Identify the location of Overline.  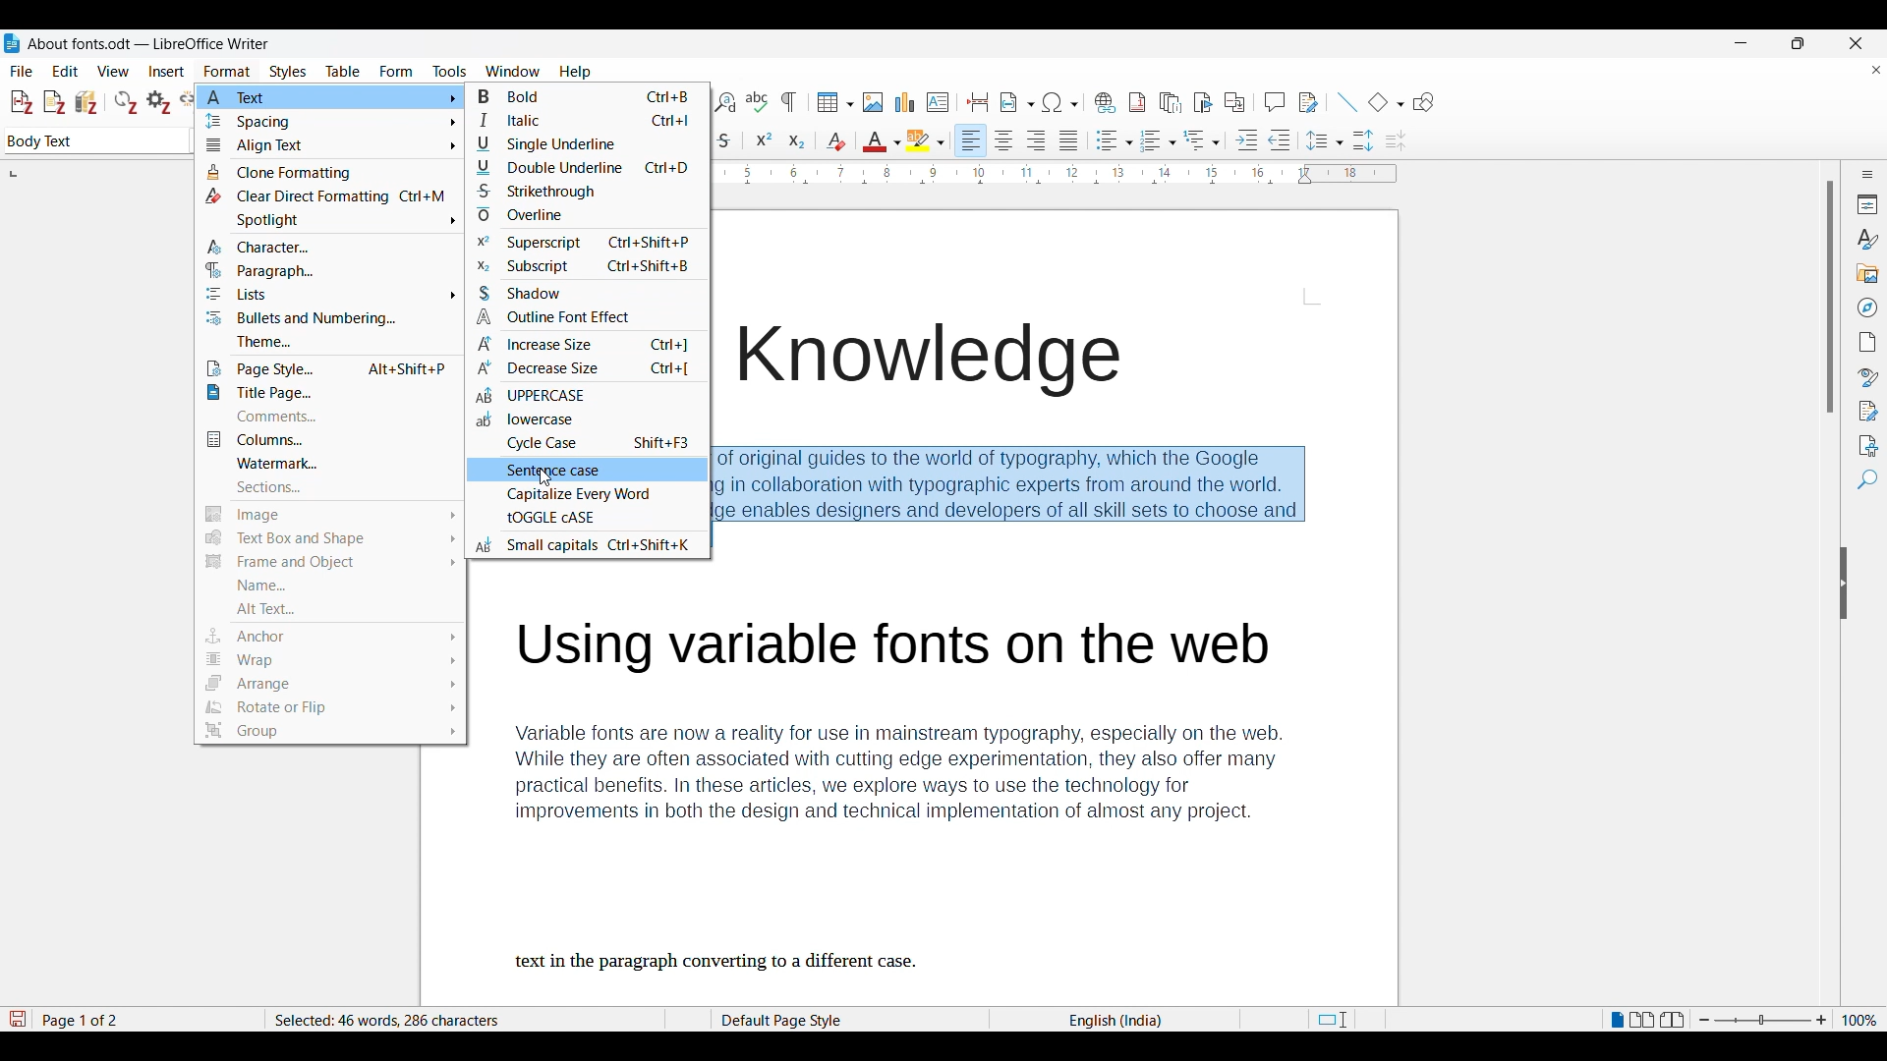
(551, 215).